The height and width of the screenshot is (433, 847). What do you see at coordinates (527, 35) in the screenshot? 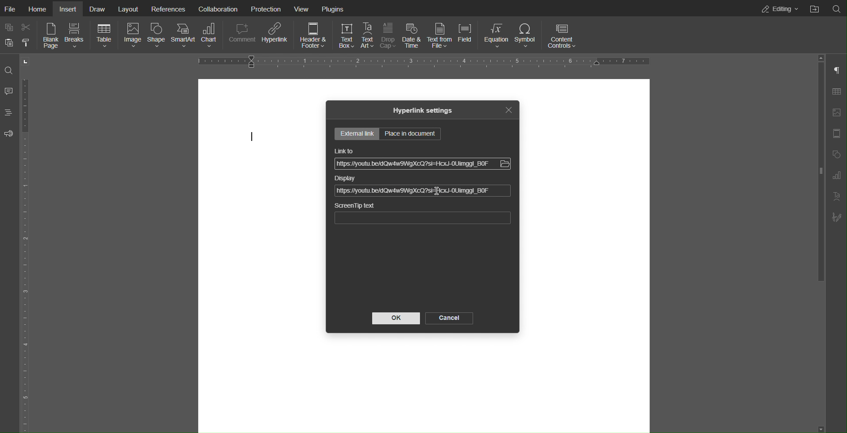
I see `Symbol` at bounding box center [527, 35].